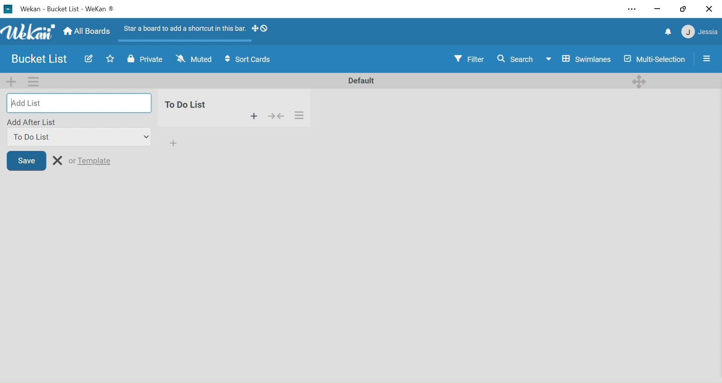  I want to click on multi-Selection, so click(654, 59).